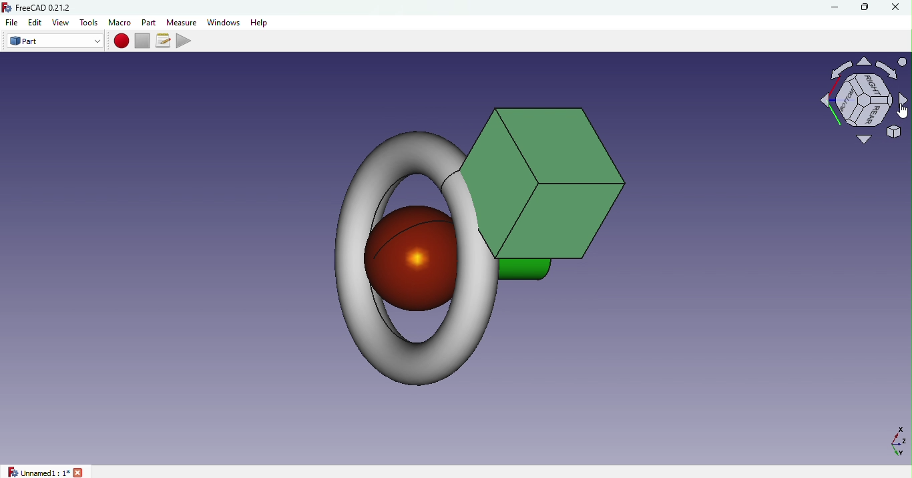  Describe the element at coordinates (835, 7) in the screenshot. I see `Minimize` at that location.